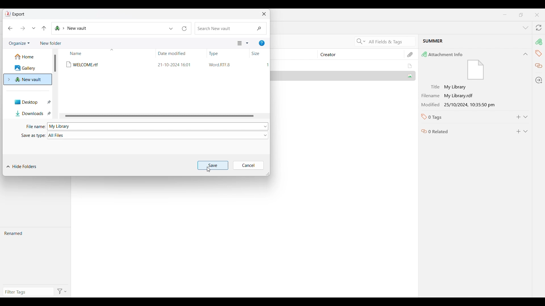  I want to click on Modification 25/10/2024 10:35:50 pm, so click(465, 105).